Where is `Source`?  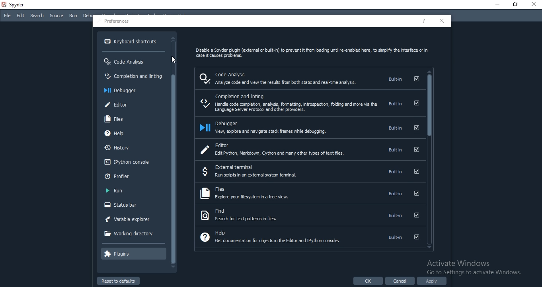
Source is located at coordinates (56, 16).